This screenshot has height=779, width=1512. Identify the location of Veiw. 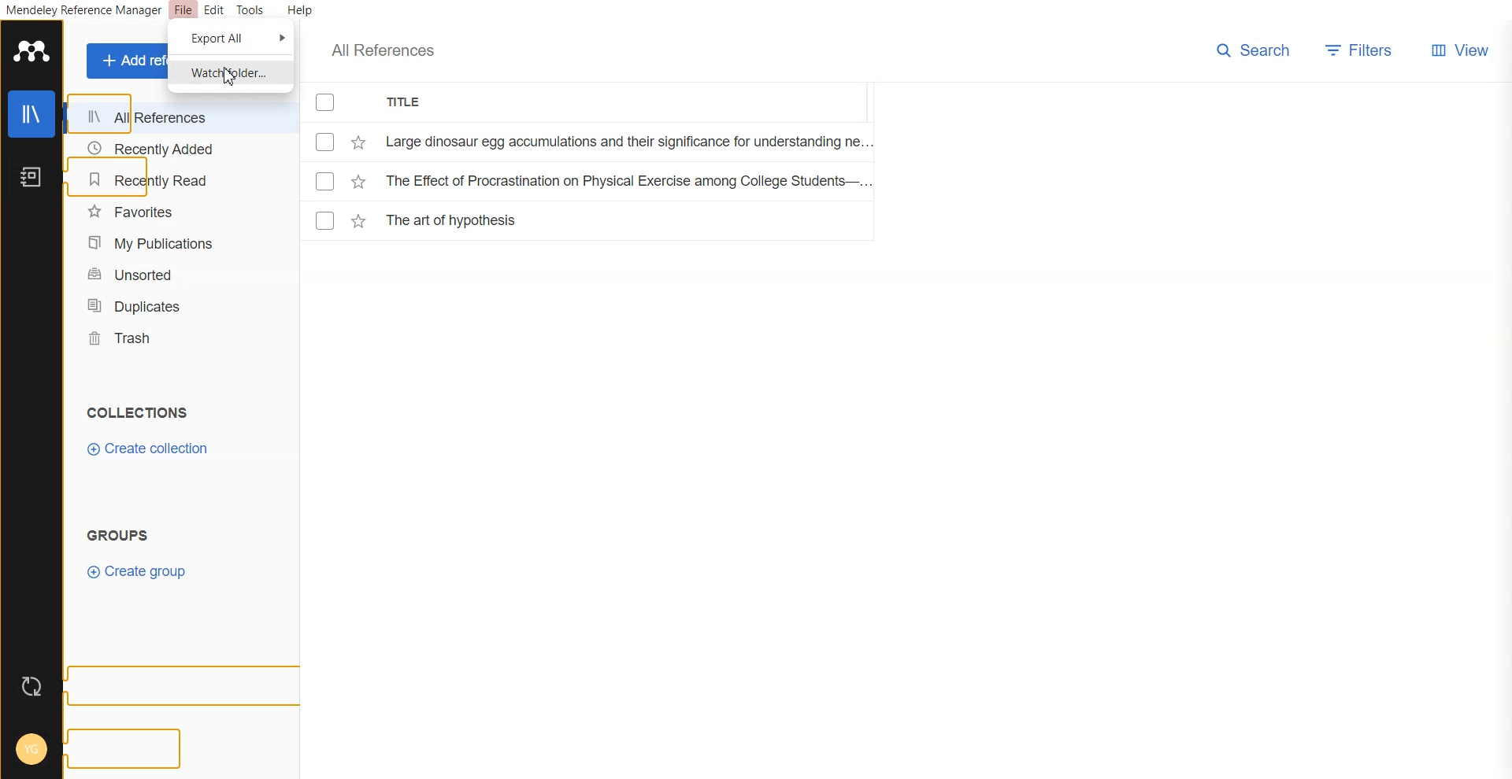
(1459, 50).